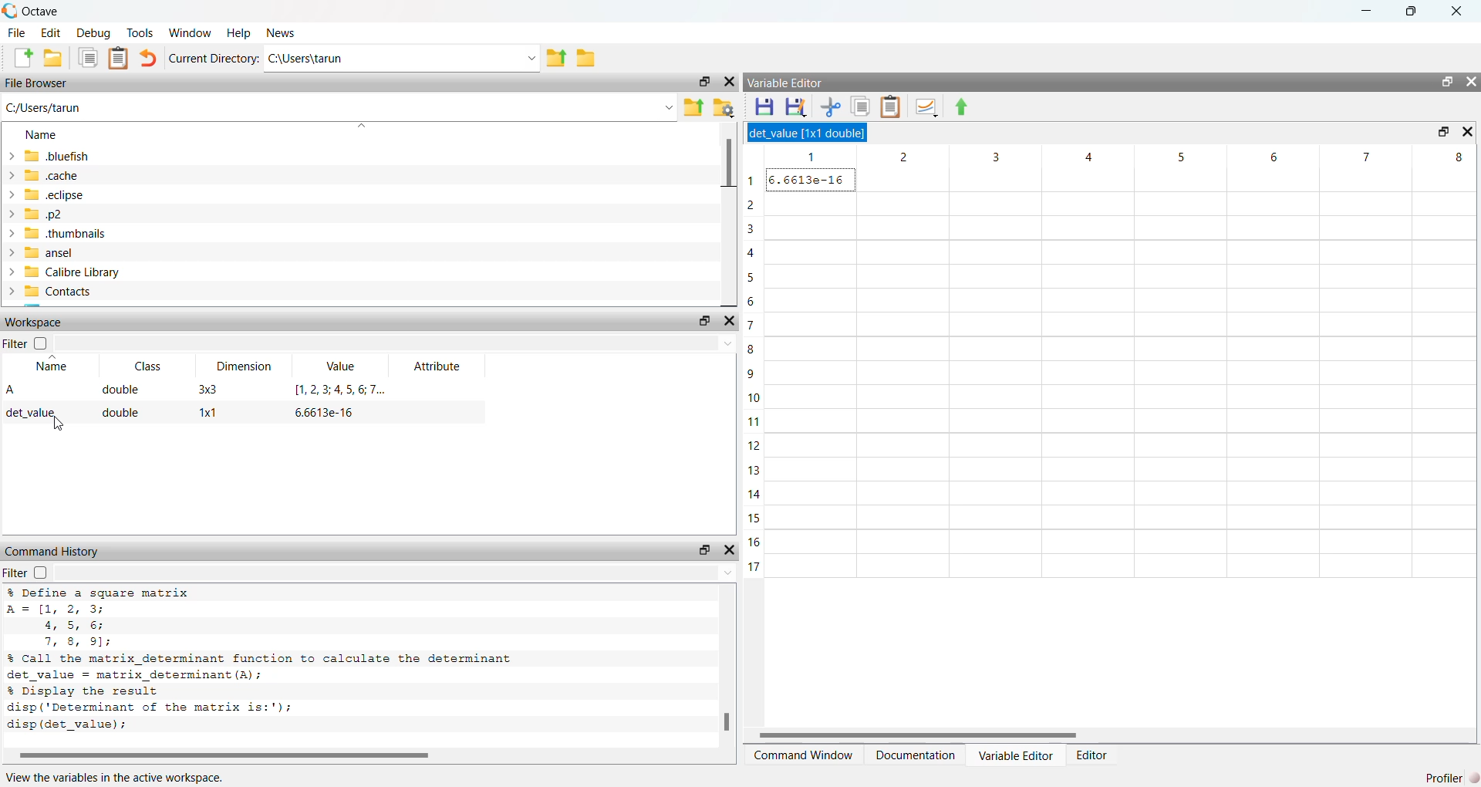 This screenshot has height=787, width=1481. Describe the element at coordinates (239, 32) in the screenshot. I see `help` at that location.